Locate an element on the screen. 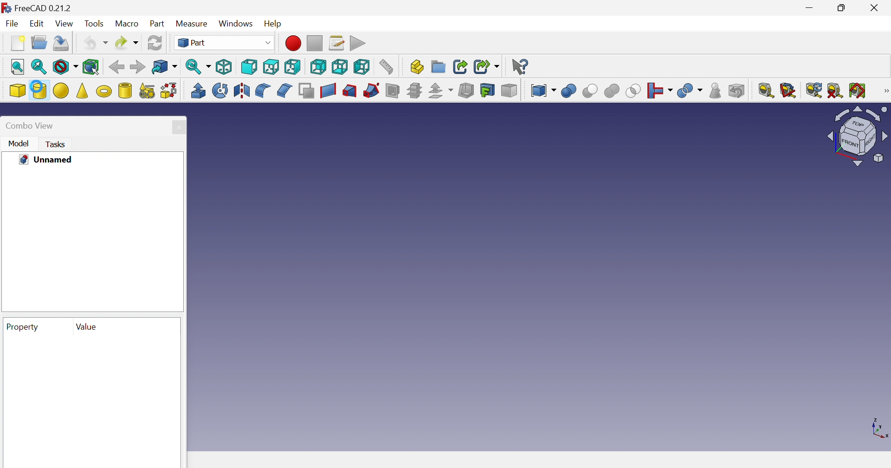 The image size is (891, 468). Macros is located at coordinates (336, 42).